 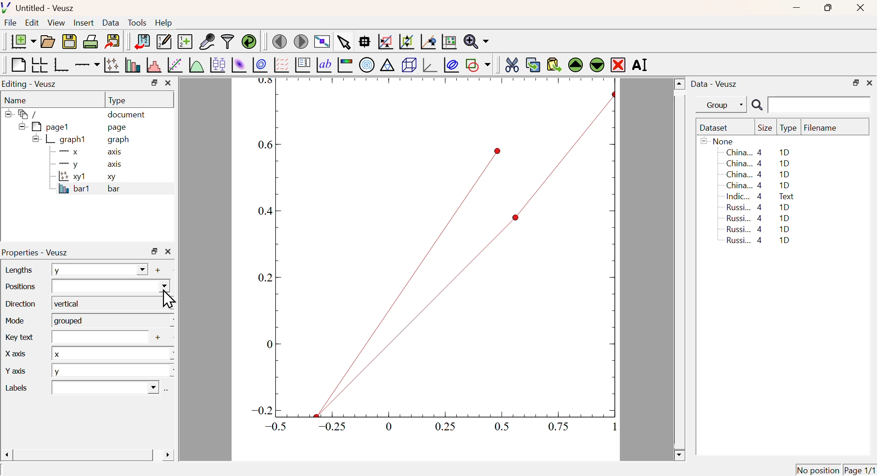 I want to click on Select using dataset Browser, so click(x=167, y=391).